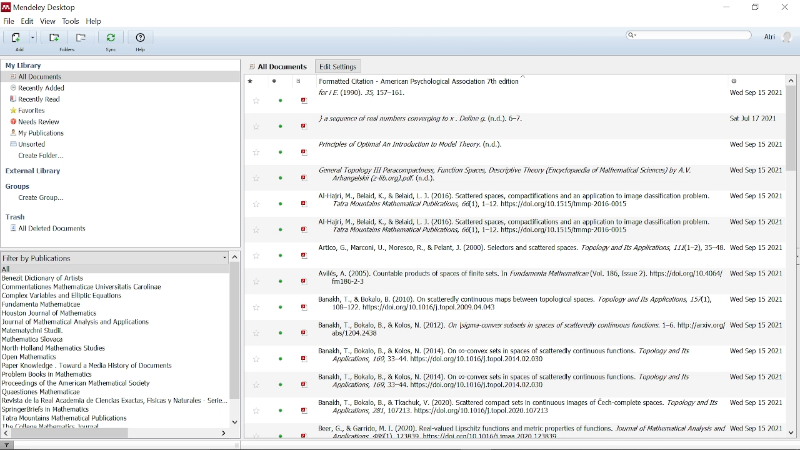  What do you see at coordinates (71, 21) in the screenshot?
I see `Tools` at bounding box center [71, 21].